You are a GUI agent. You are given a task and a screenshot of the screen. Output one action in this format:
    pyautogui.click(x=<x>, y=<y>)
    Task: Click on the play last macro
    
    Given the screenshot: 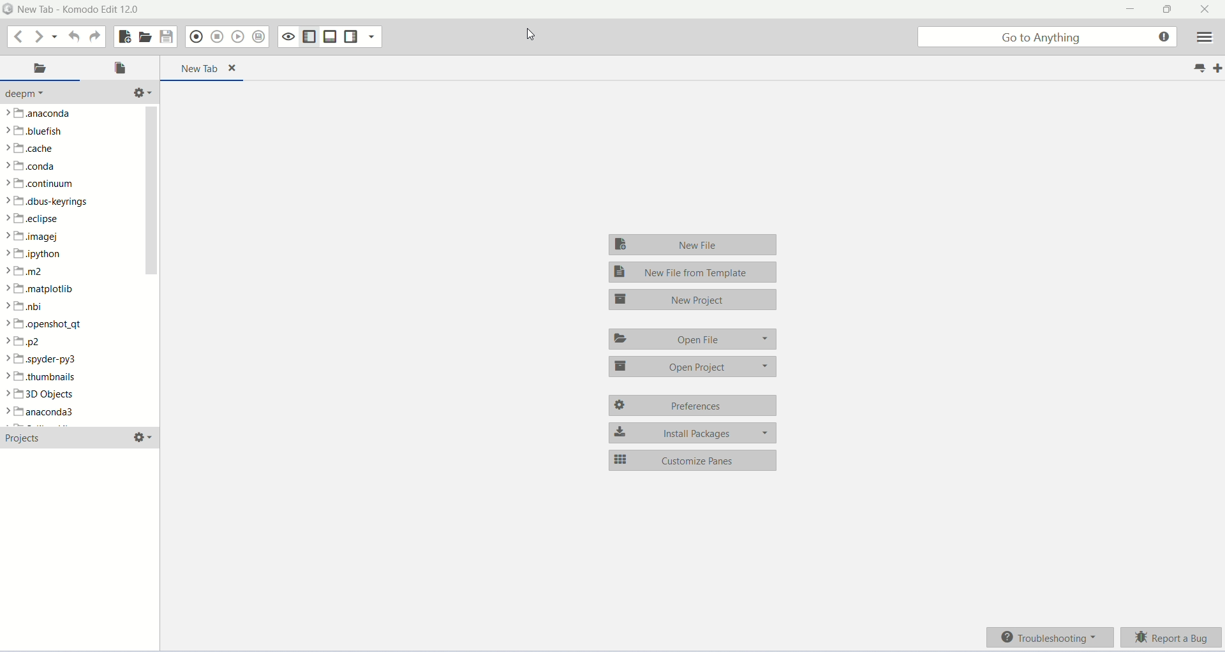 What is the action you would take?
    pyautogui.click(x=239, y=37)
    